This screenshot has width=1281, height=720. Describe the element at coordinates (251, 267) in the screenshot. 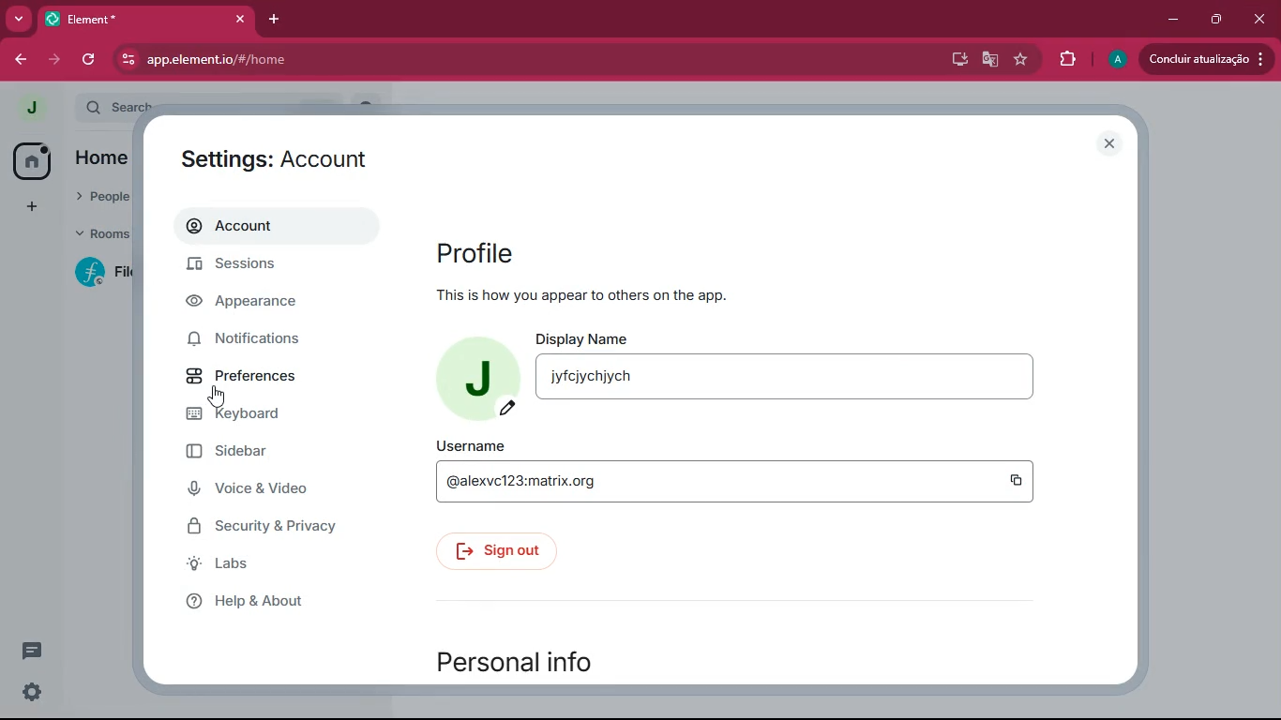

I see `sessions` at that location.